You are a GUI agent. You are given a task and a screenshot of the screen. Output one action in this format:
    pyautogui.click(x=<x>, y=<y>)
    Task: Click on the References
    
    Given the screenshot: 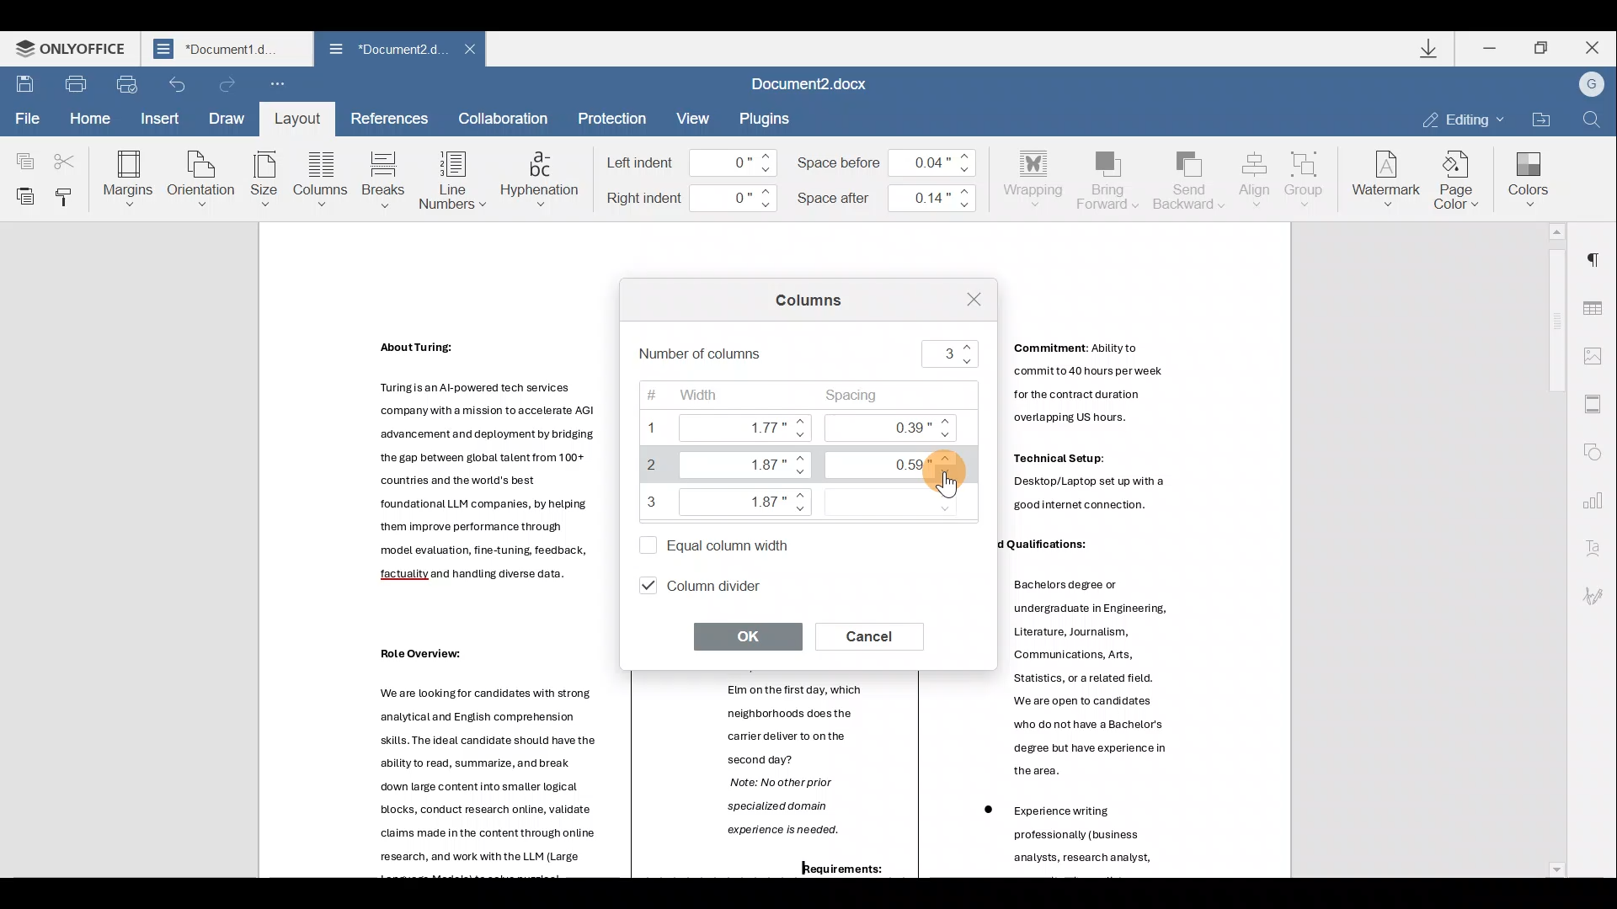 What is the action you would take?
    pyautogui.click(x=391, y=118)
    